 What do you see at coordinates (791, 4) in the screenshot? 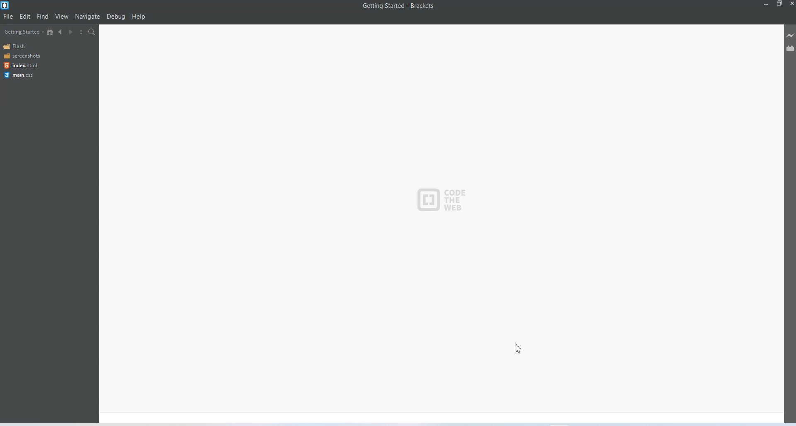
I see `Close` at bounding box center [791, 4].